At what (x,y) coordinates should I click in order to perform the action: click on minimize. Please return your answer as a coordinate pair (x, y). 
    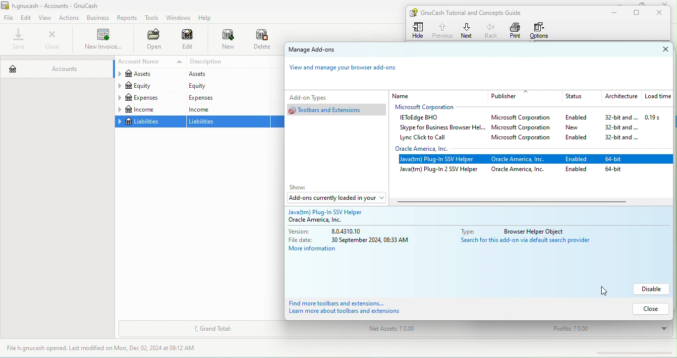
    Looking at the image, I should click on (622, 2).